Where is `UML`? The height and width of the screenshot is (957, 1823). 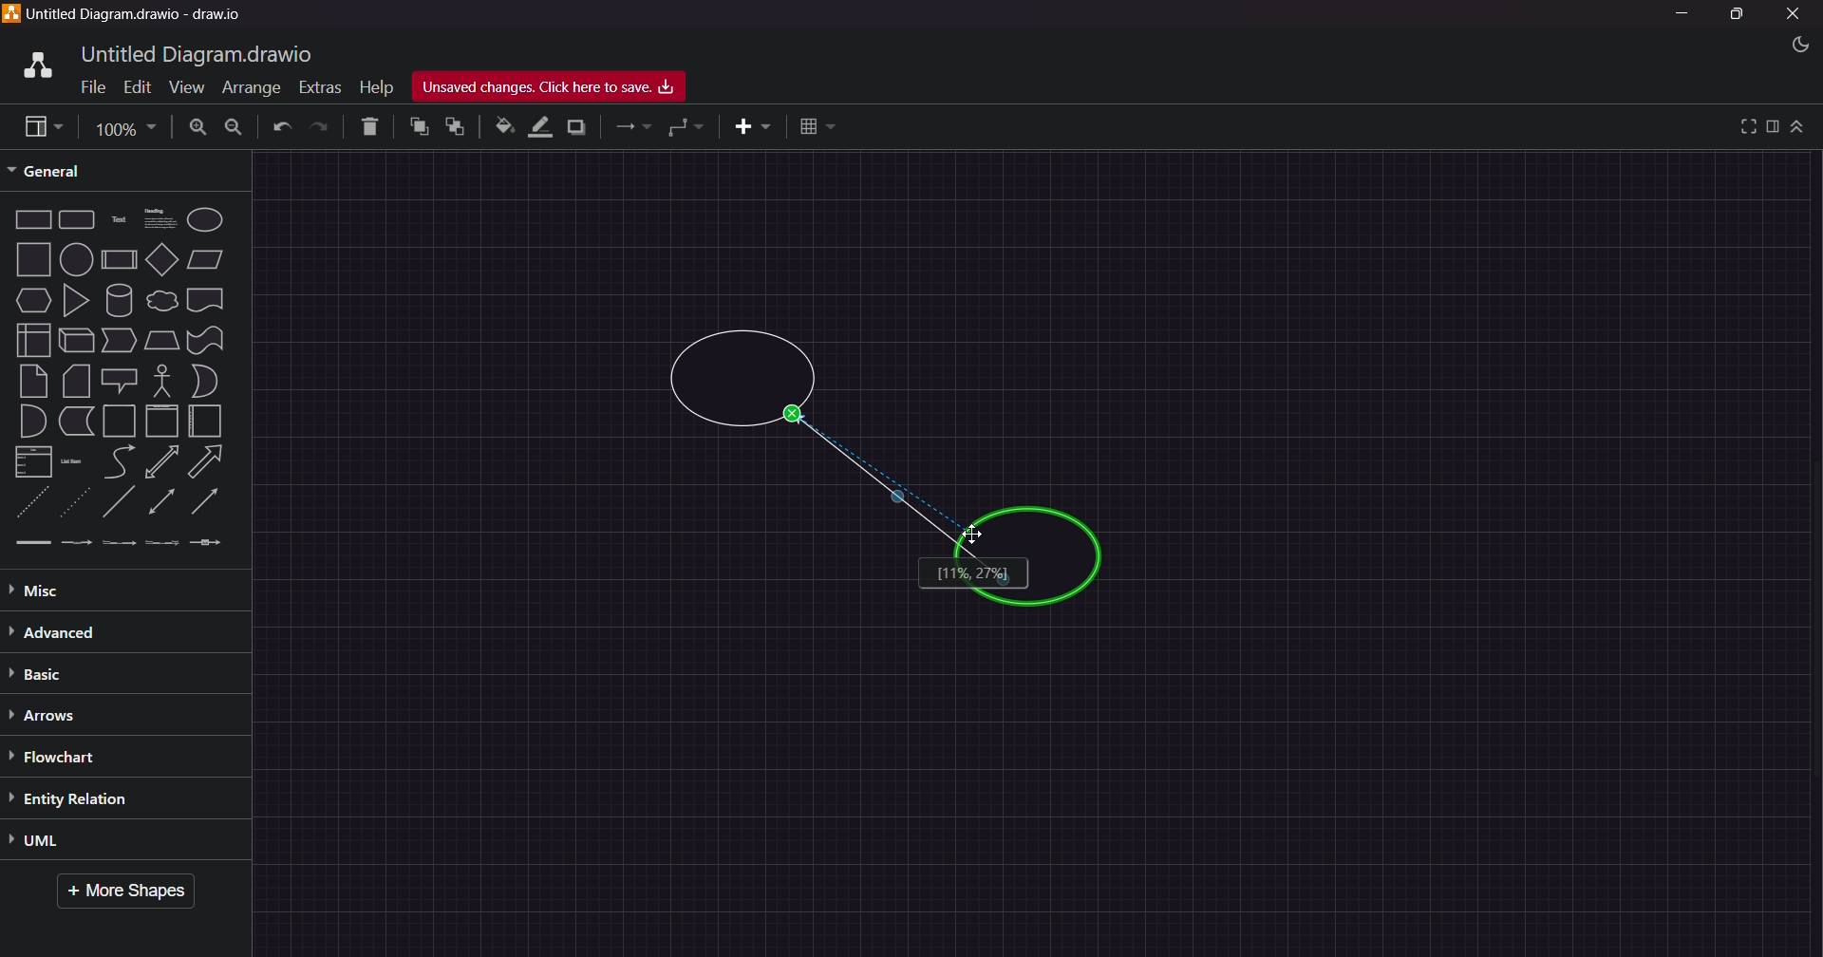 UML is located at coordinates (86, 842).